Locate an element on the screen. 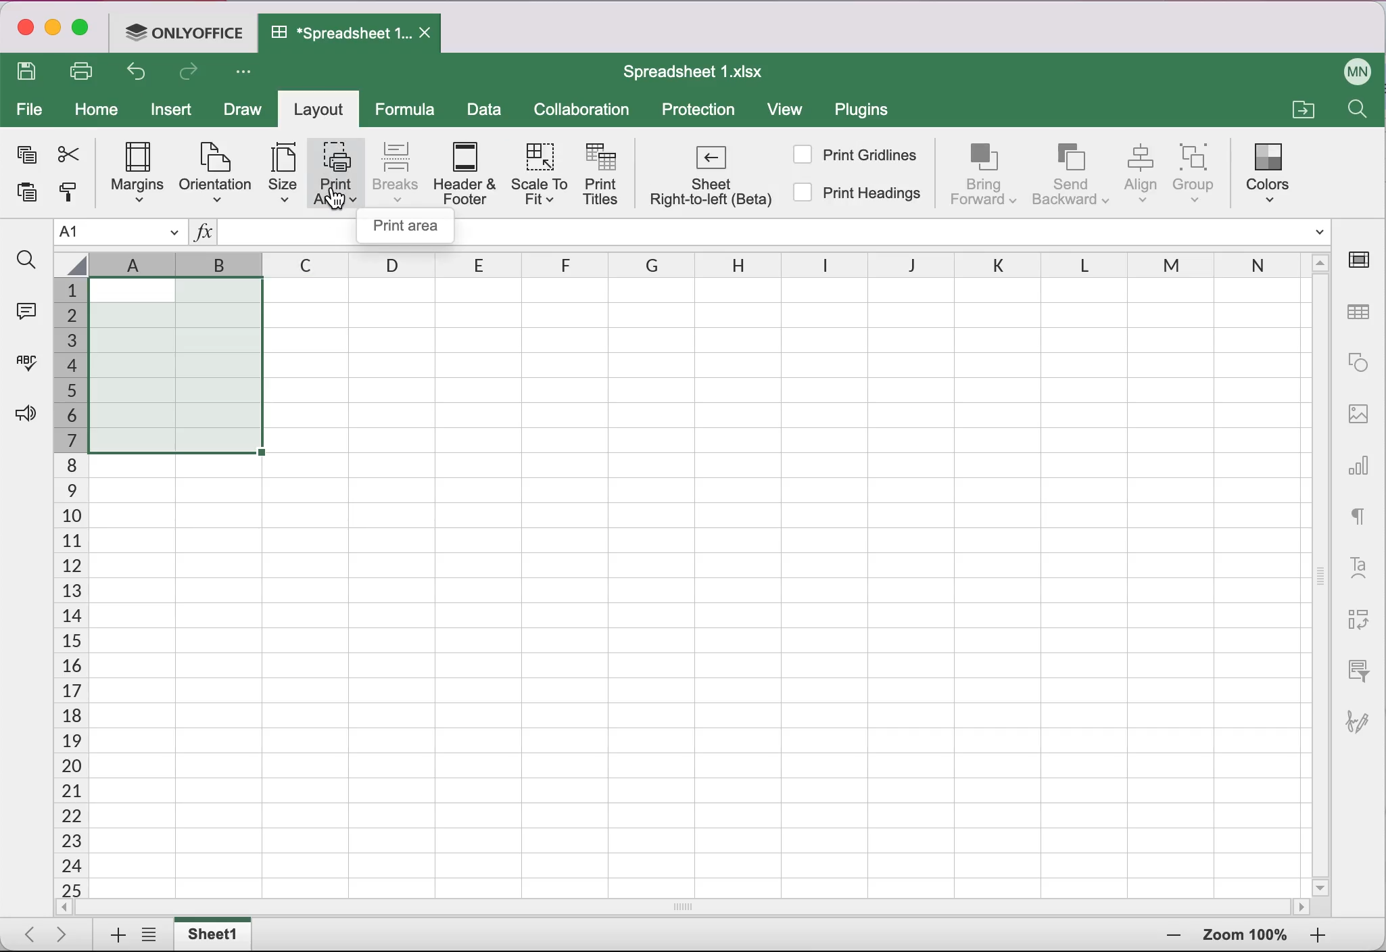  comments is located at coordinates (24, 309).